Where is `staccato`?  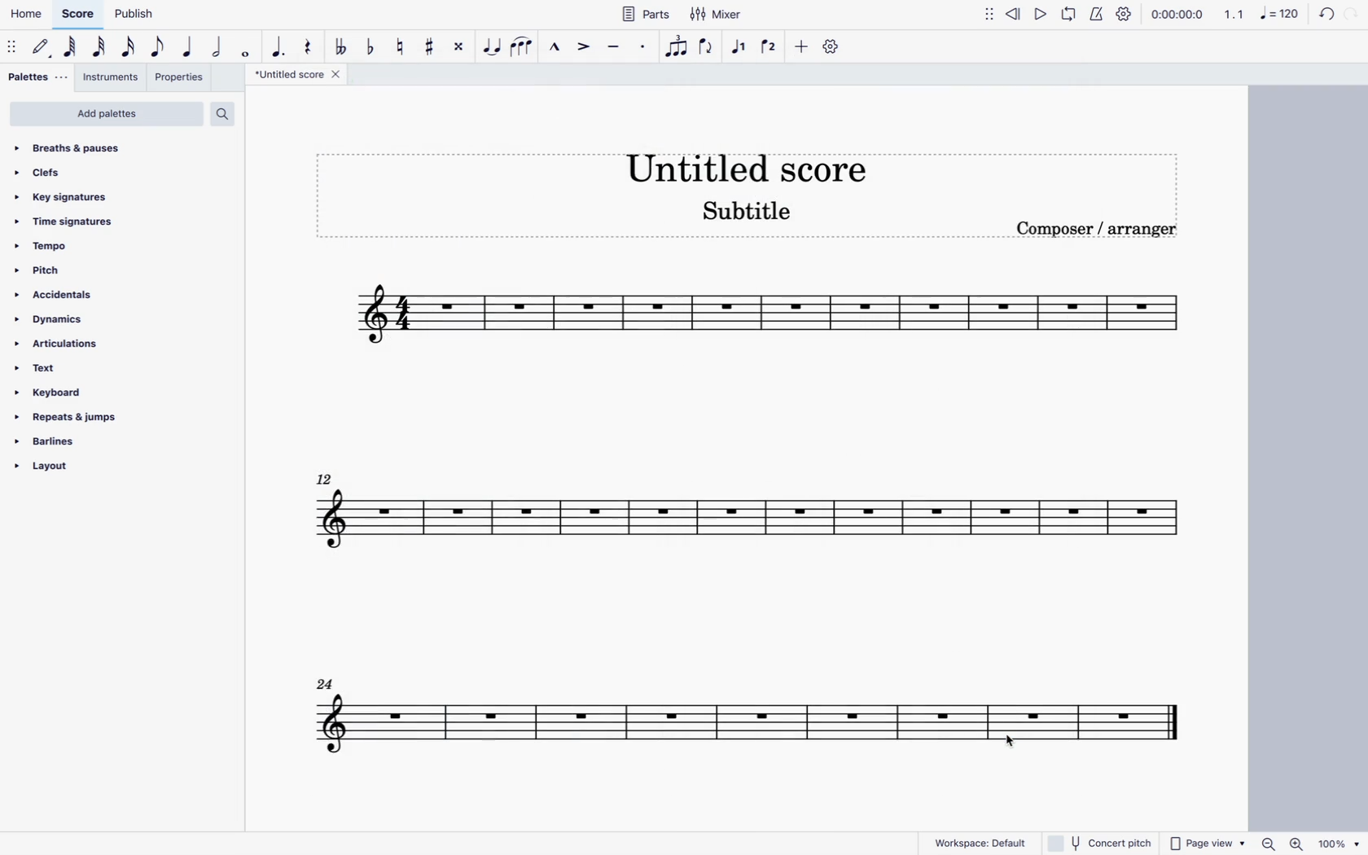
staccato is located at coordinates (642, 52).